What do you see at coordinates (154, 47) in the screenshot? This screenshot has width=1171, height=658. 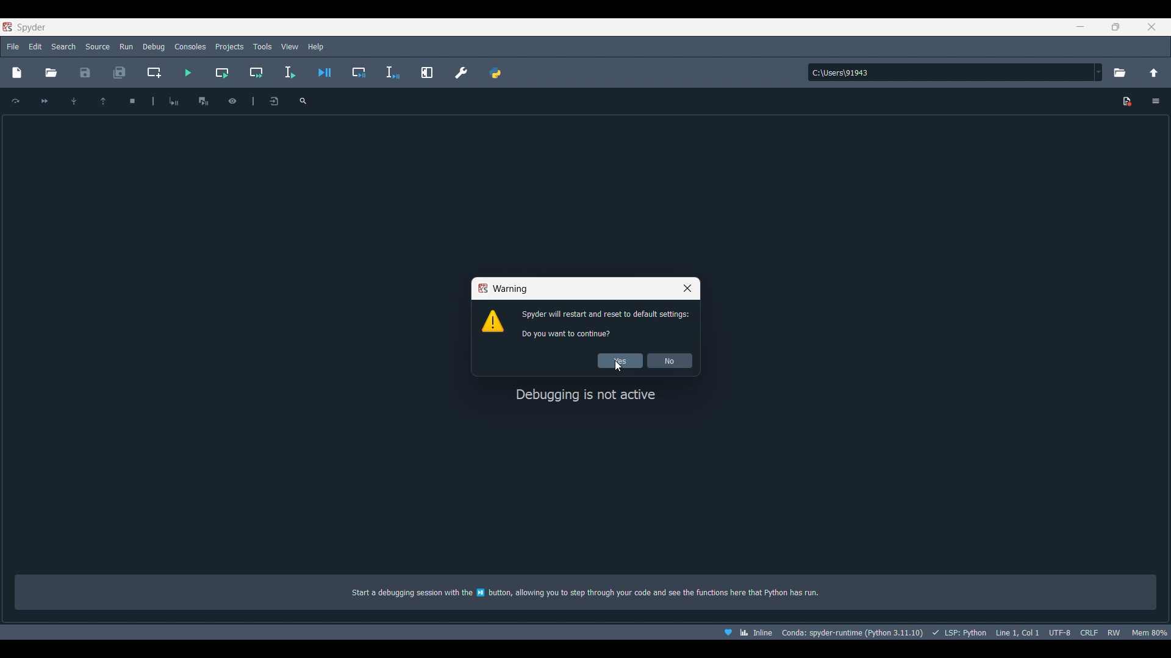 I see `Debug menu` at bounding box center [154, 47].